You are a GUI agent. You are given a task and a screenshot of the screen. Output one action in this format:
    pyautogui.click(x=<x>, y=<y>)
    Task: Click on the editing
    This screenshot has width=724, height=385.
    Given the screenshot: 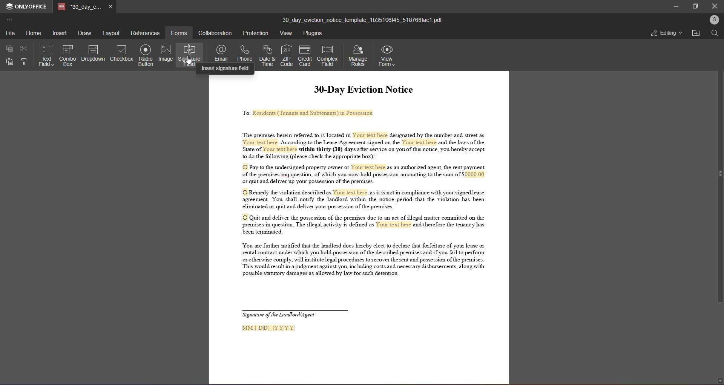 What is the action you would take?
    pyautogui.click(x=666, y=34)
    